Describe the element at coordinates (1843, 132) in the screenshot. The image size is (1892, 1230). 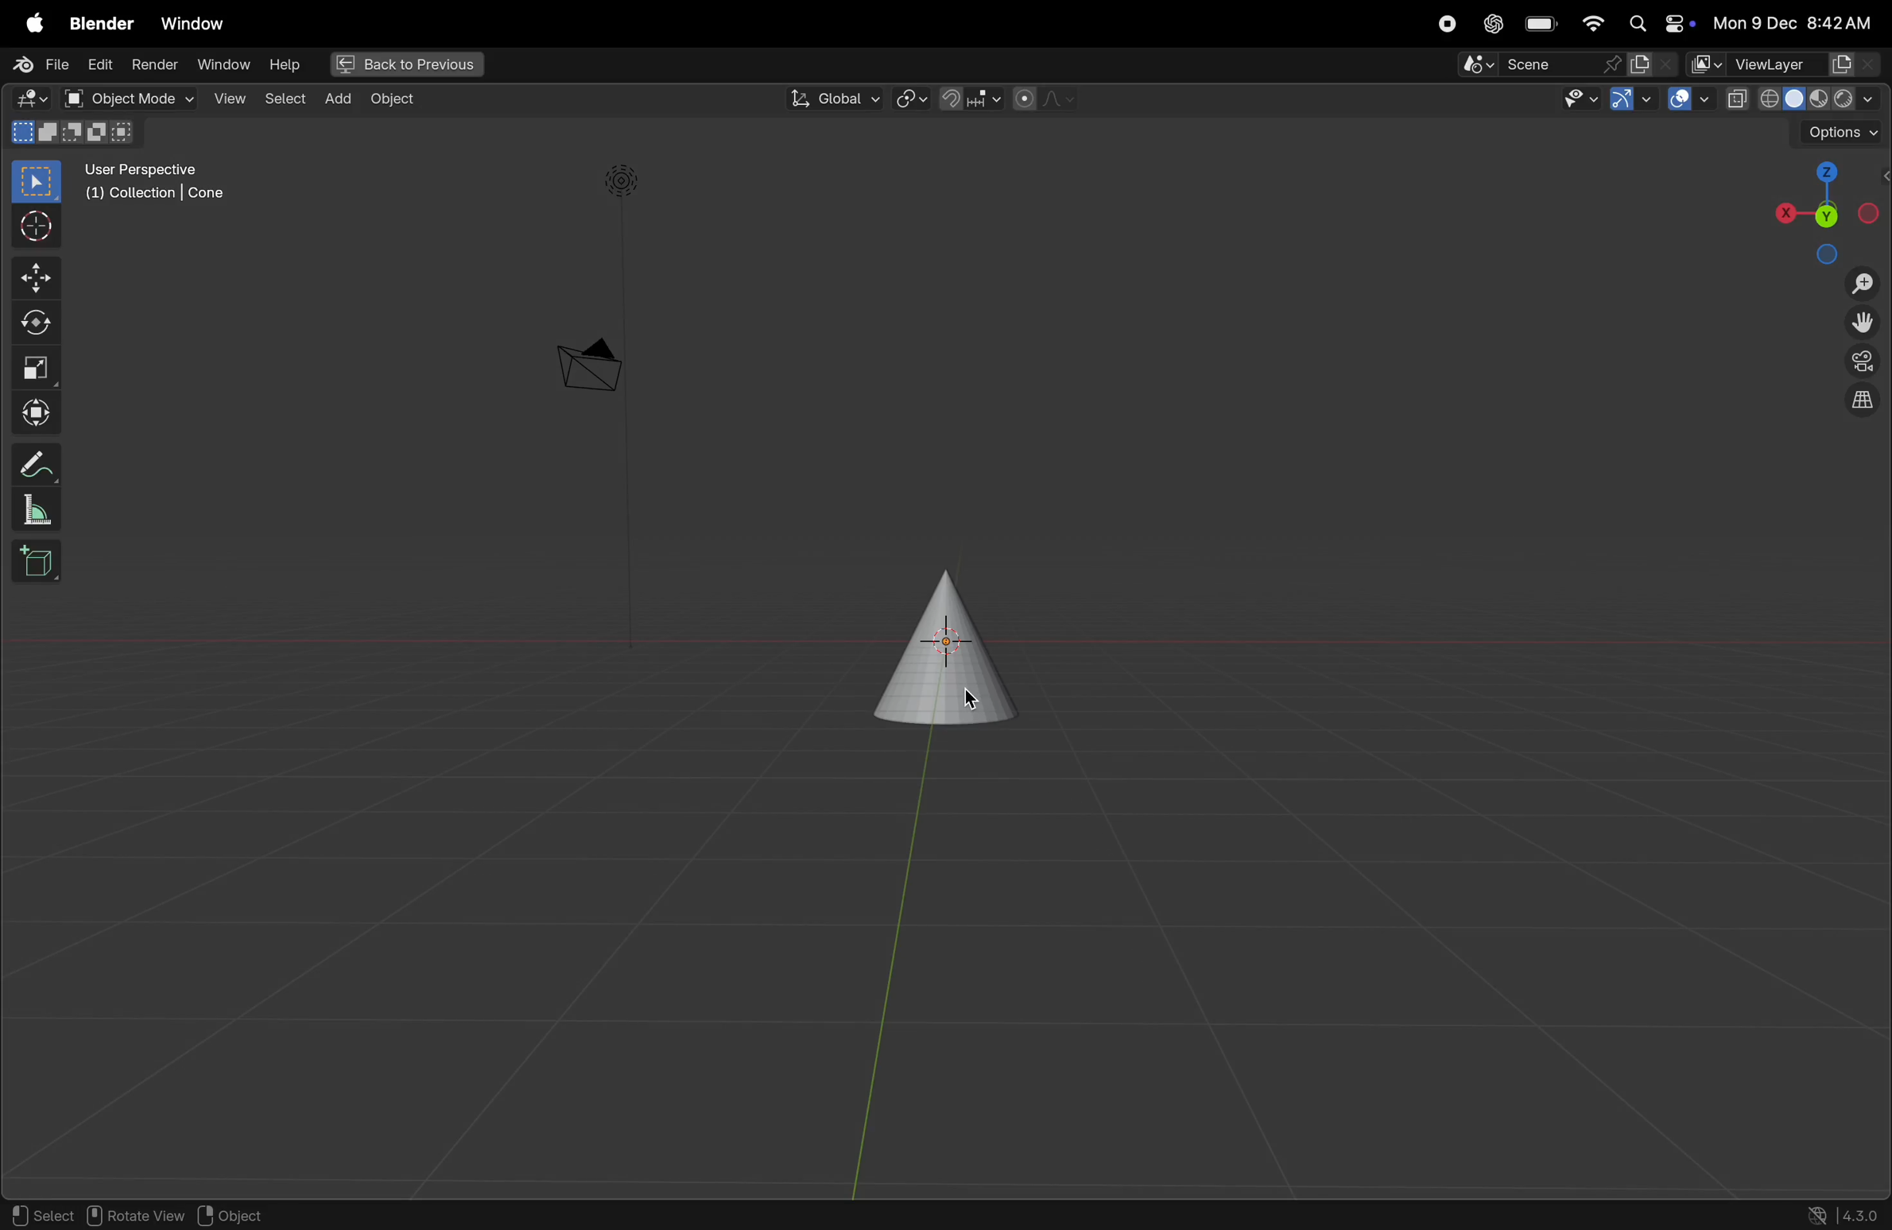
I see `options` at that location.